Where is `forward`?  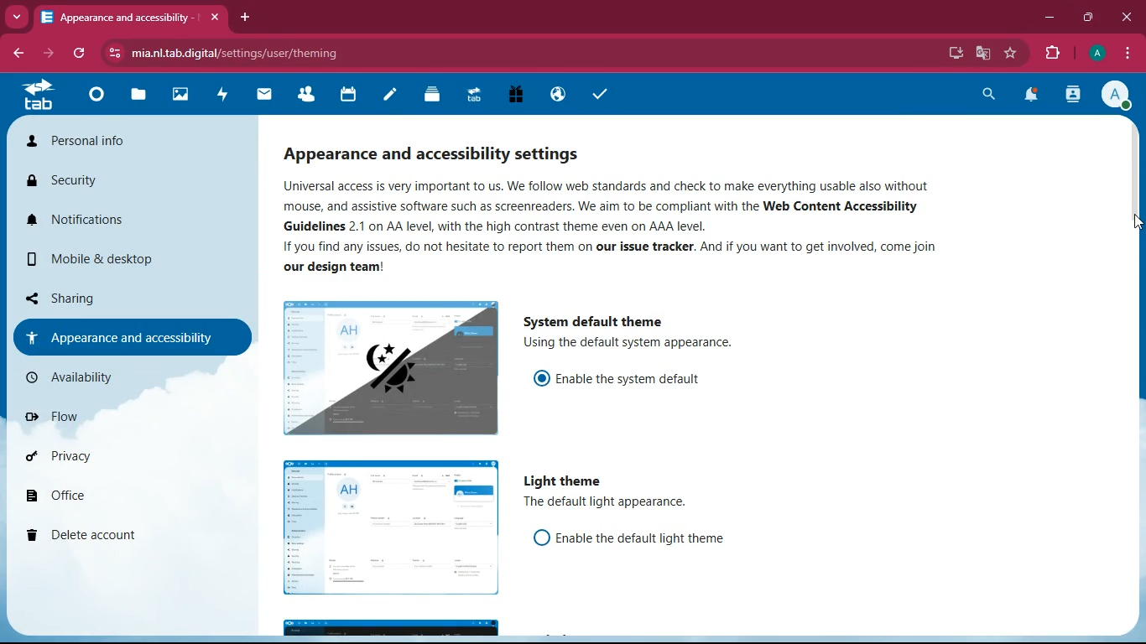 forward is located at coordinates (50, 55).